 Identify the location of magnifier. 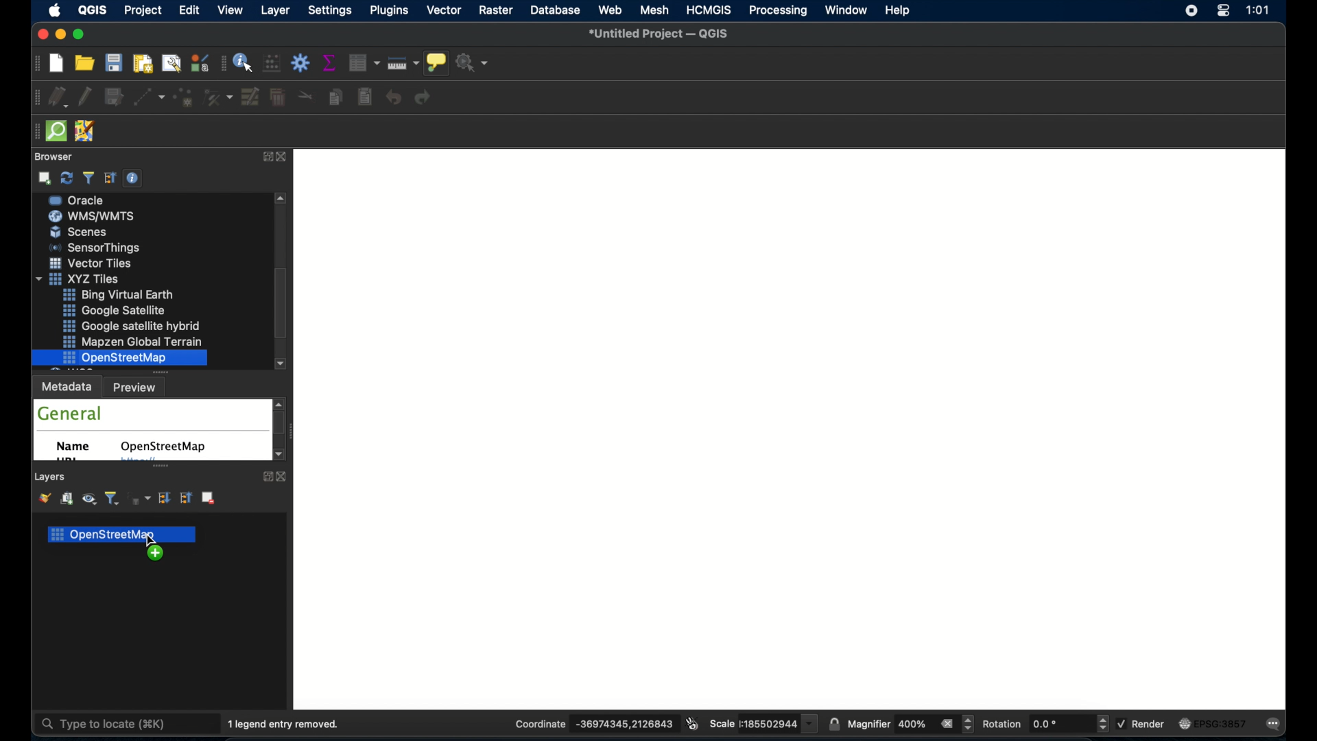
(910, 724).